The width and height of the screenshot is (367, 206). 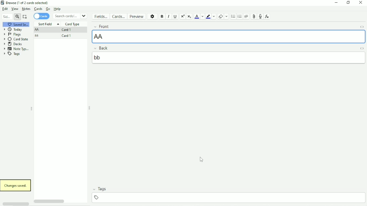 I want to click on Card 1, so click(x=69, y=36).